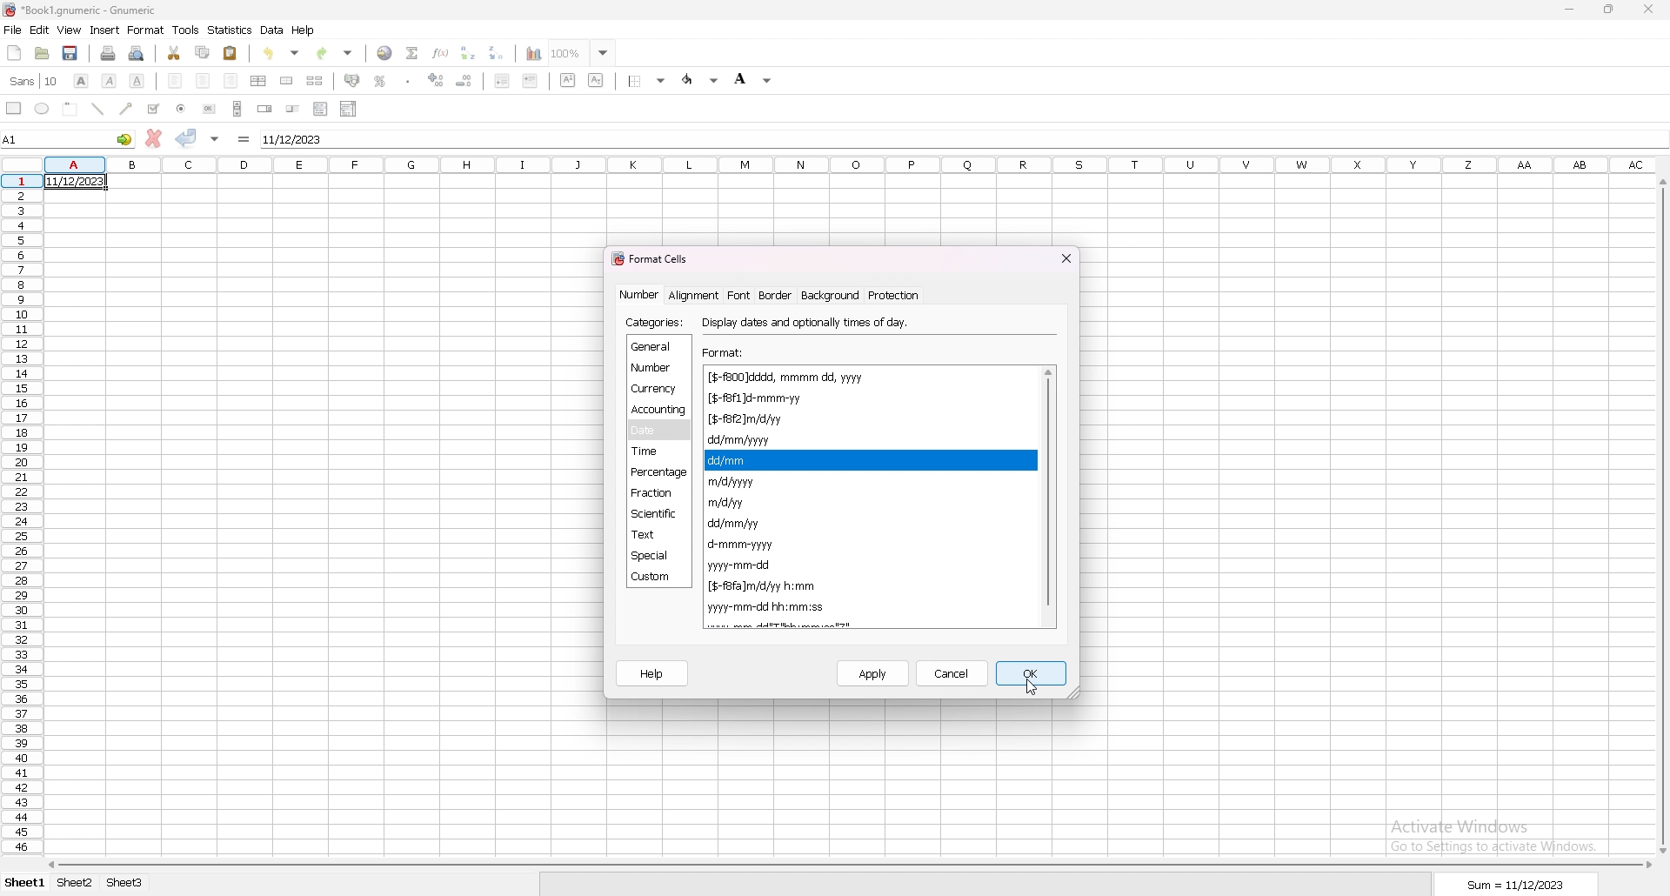 The image size is (1670, 896). Describe the element at coordinates (68, 30) in the screenshot. I see `view` at that location.